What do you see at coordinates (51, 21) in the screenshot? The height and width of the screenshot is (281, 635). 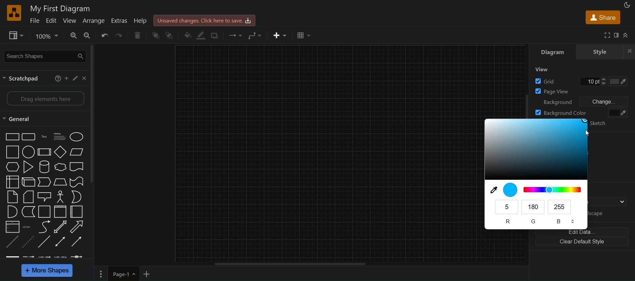 I see `edit` at bounding box center [51, 21].